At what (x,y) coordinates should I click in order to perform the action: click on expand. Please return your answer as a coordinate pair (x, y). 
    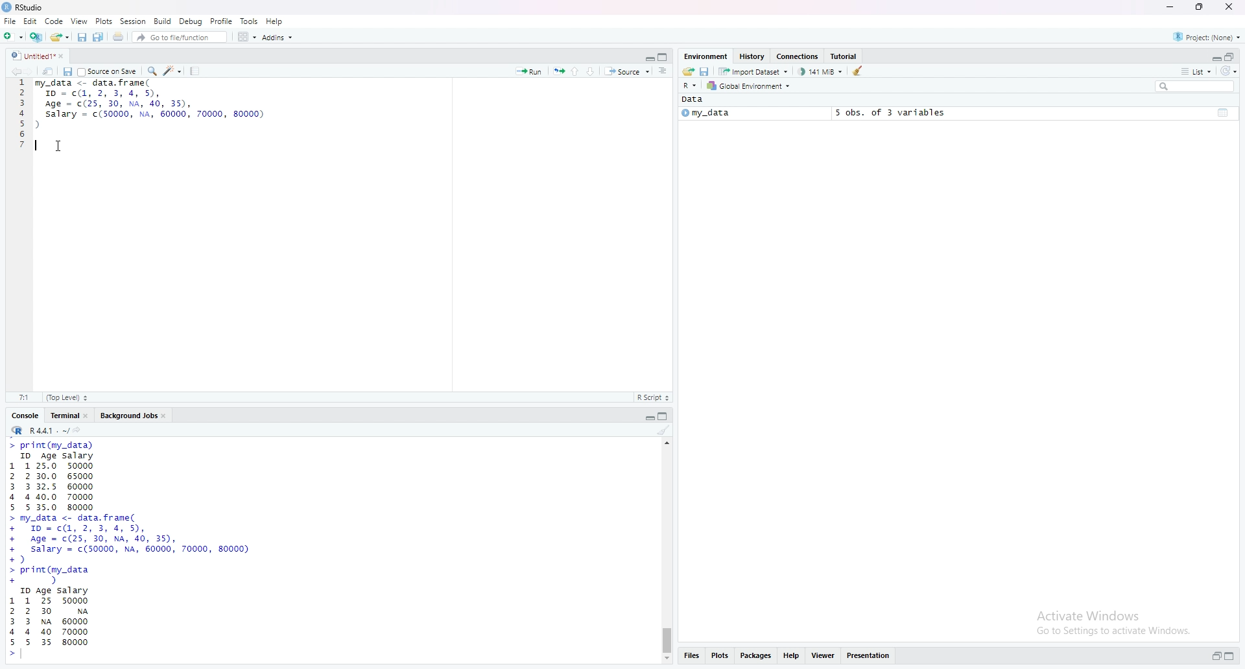
    Looking at the image, I should click on (648, 58).